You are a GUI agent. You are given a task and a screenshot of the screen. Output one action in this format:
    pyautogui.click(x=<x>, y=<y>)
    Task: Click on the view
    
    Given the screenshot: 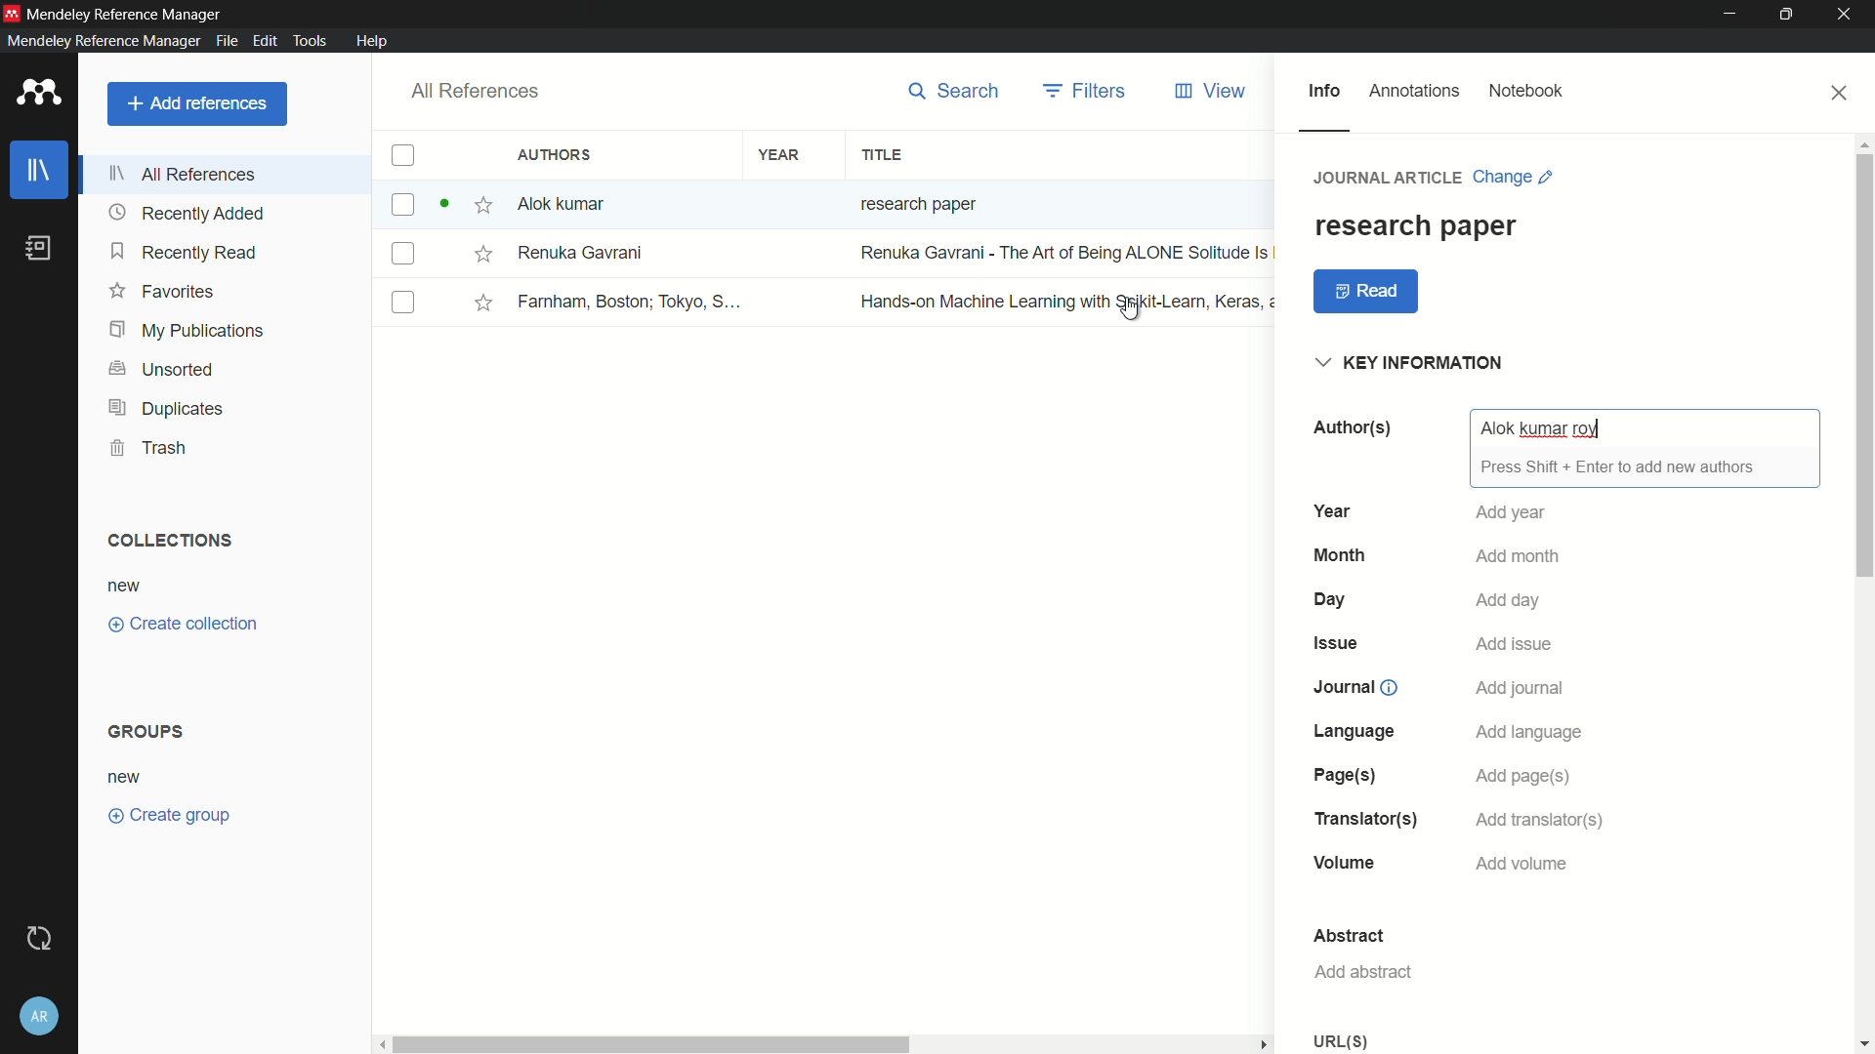 What is the action you would take?
    pyautogui.click(x=1212, y=92)
    